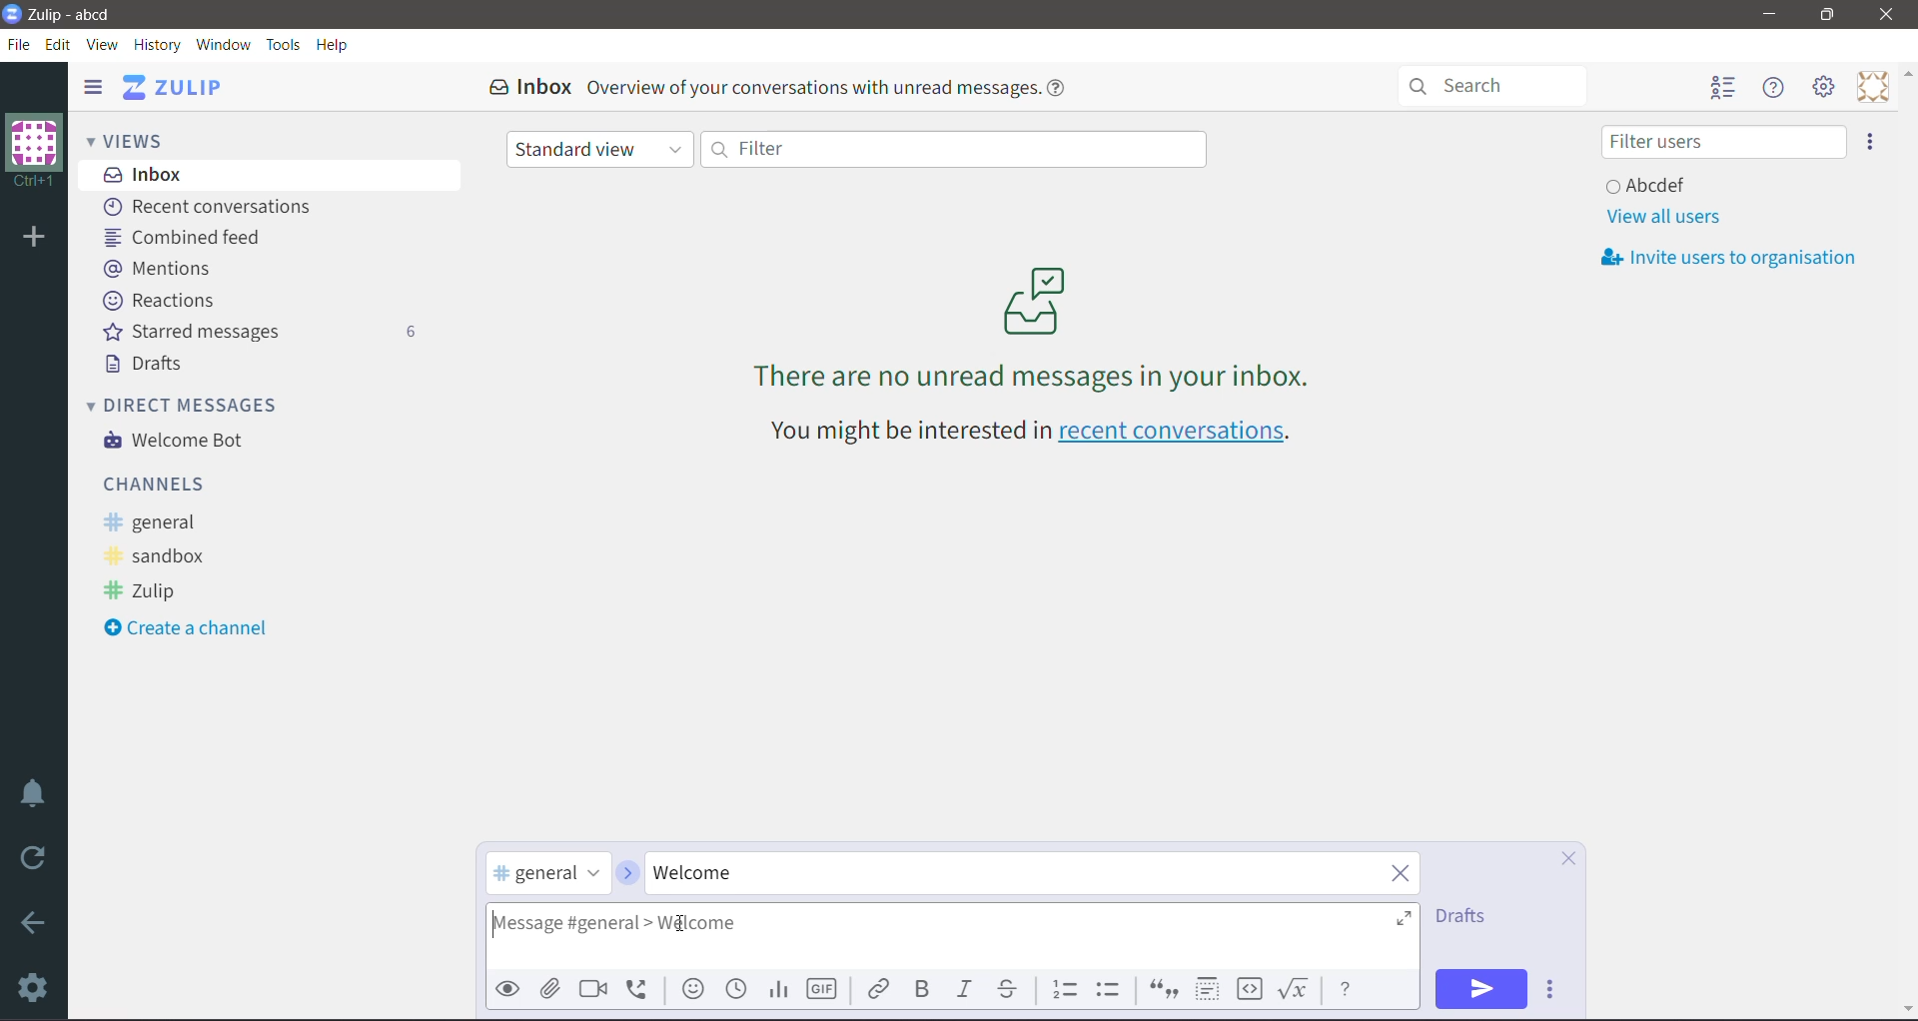 The width and height of the screenshot is (1918, 1021). Describe the element at coordinates (998, 873) in the screenshot. I see `Type the required Topic` at that location.